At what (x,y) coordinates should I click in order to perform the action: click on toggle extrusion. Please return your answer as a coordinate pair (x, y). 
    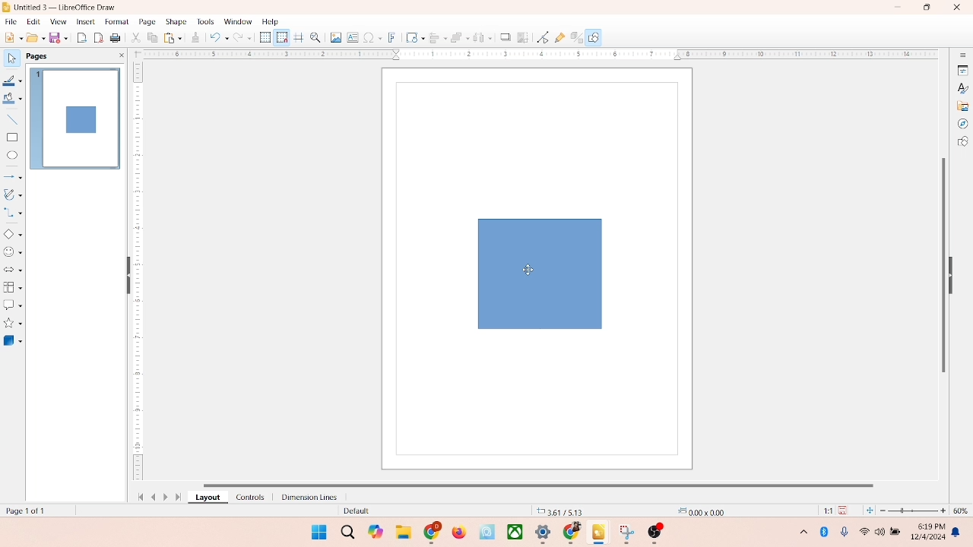
    Looking at the image, I should click on (572, 38).